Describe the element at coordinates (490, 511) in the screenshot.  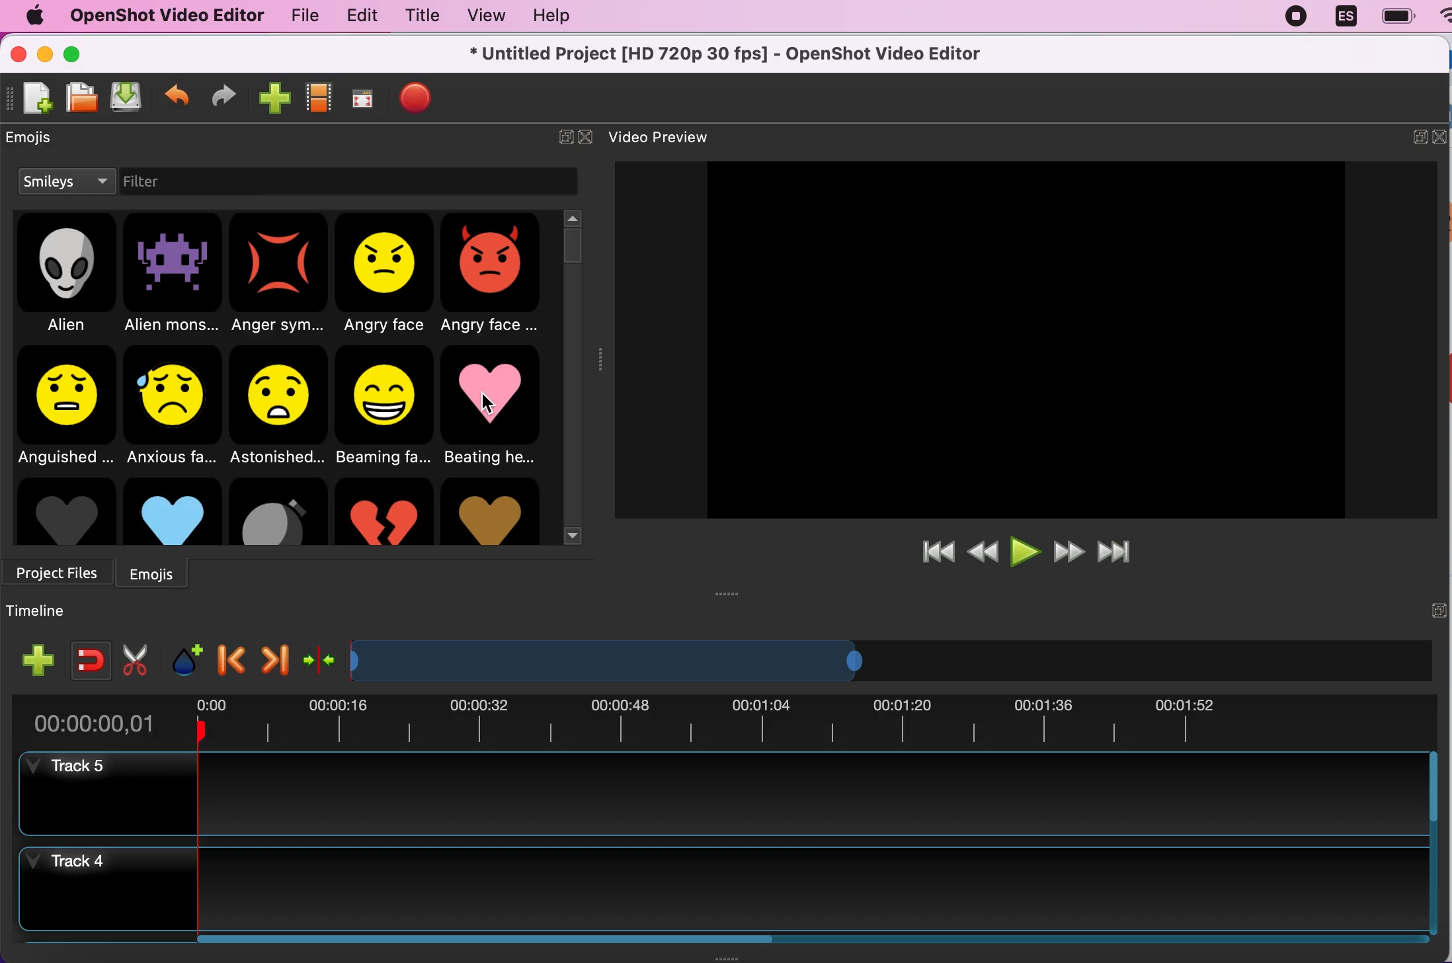
I see `heart` at that location.